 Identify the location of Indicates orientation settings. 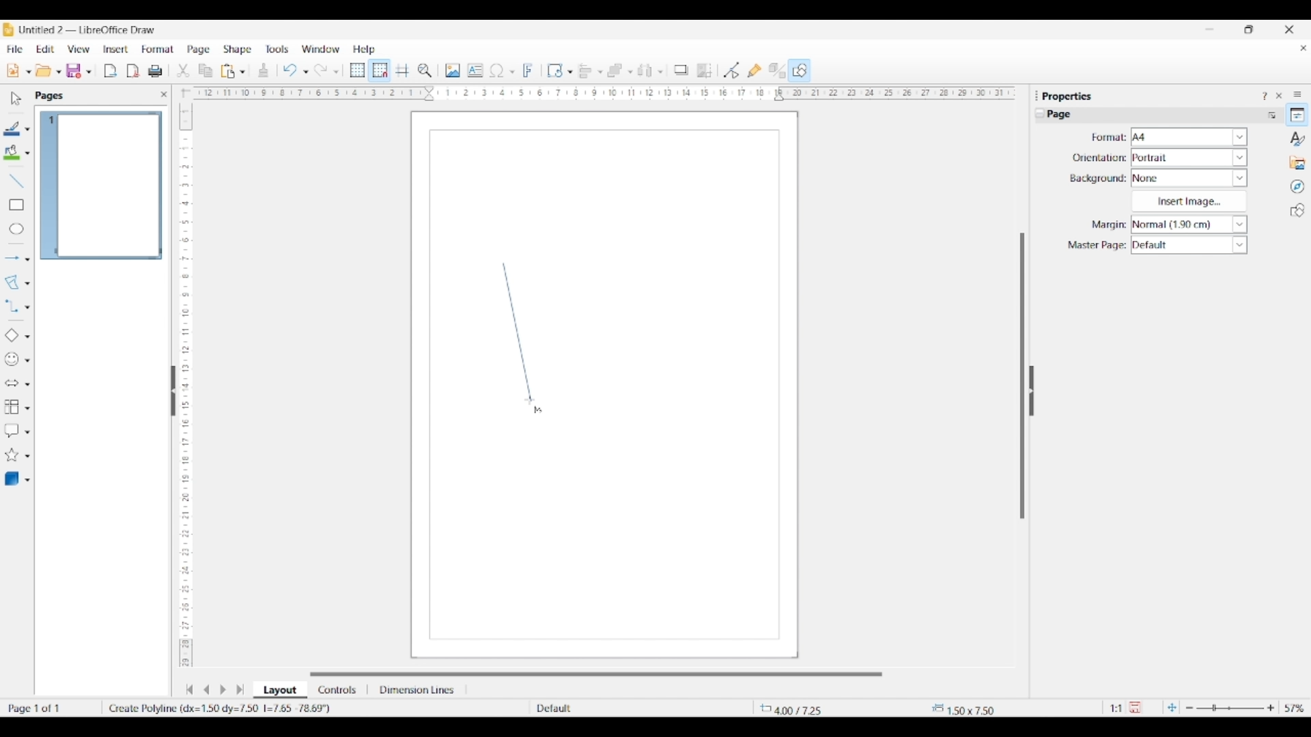
(1099, 158).